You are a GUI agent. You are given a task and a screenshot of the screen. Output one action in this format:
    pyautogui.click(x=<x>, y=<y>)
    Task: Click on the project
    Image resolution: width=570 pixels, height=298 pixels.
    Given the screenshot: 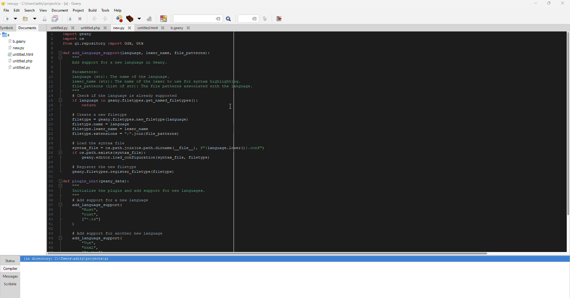 What is the action you would take?
    pyautogui.click(x=78, y=10)
    